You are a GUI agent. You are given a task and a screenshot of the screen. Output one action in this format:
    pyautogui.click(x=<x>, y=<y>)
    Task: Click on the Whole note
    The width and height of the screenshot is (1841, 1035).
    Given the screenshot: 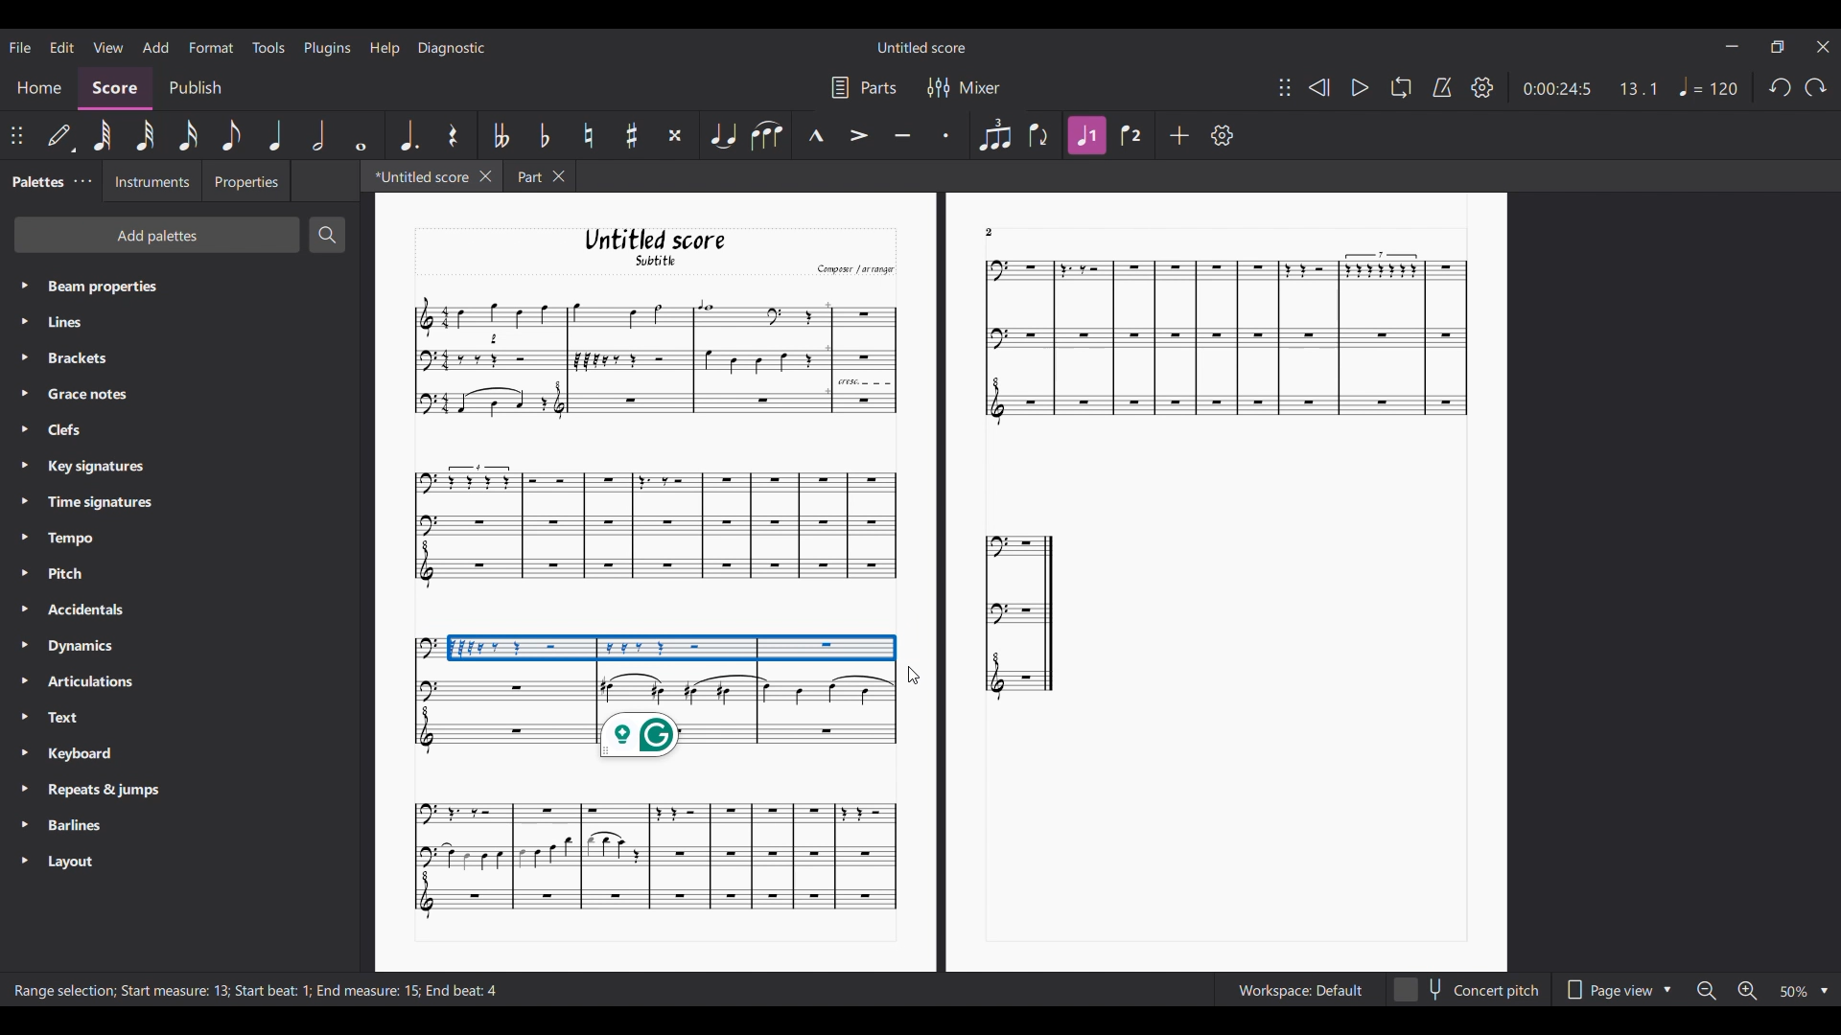 What is the action you would take?
    pyautogui.click(x=361, y=136)
    